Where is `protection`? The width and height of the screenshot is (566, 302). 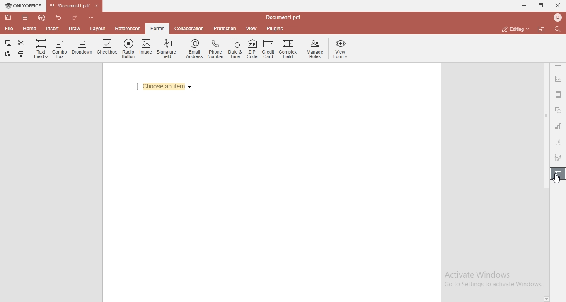
protection is located at coordinates (225, 28).